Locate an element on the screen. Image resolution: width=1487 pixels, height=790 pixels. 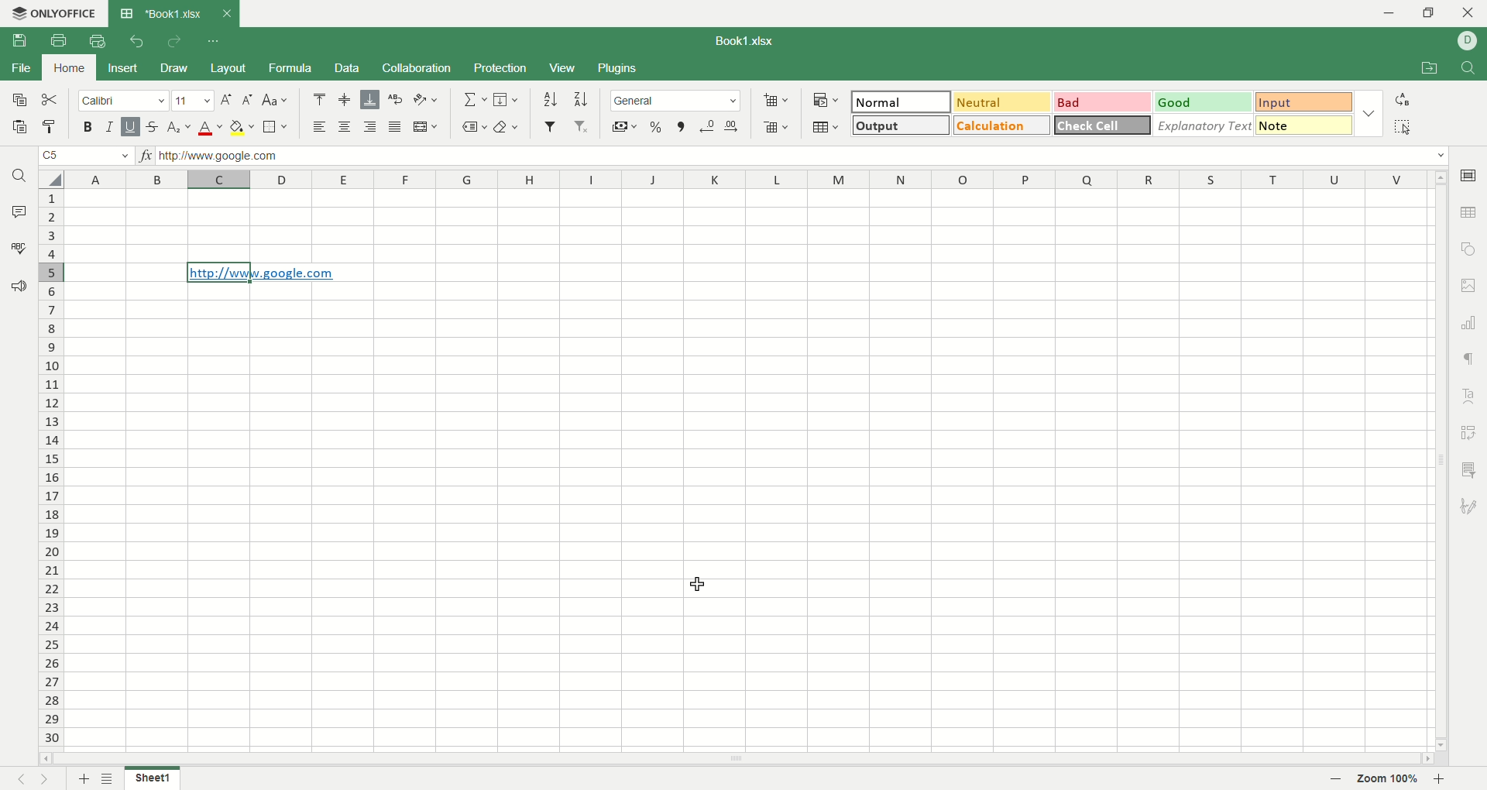
quick access toolbar is located at coordinates (215, 43).